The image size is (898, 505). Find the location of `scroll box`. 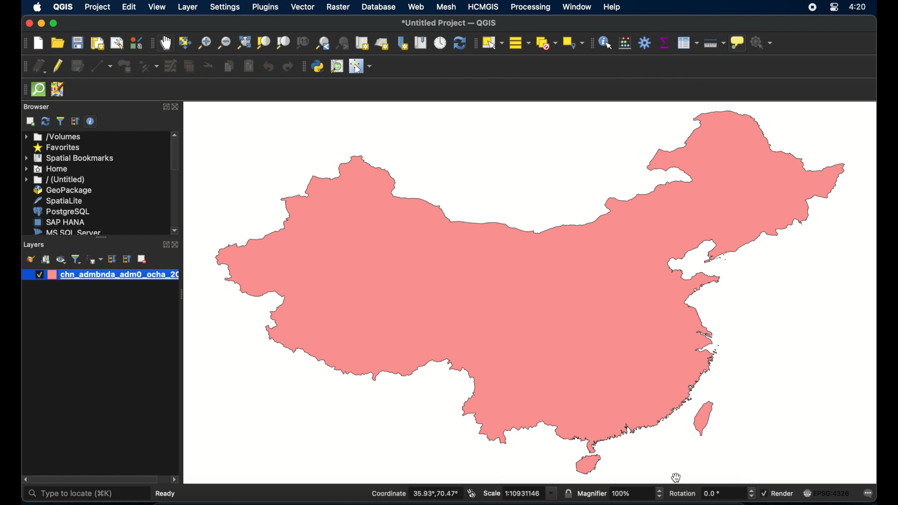

scroll box is located at coordinates (95, 480).